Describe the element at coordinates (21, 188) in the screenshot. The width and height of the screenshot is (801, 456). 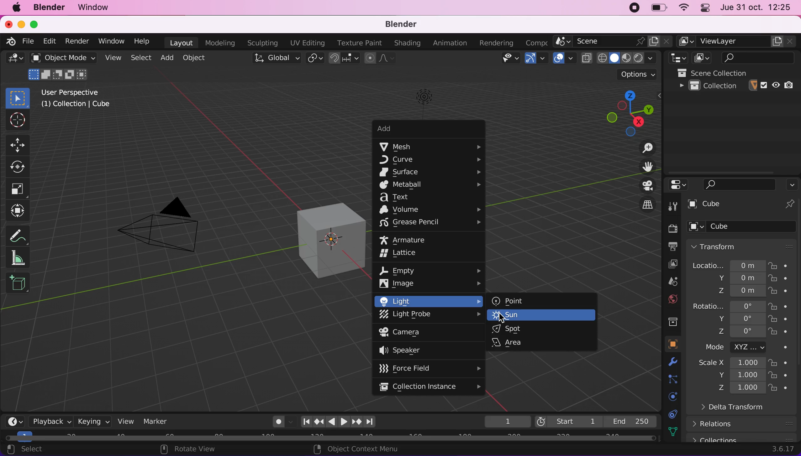
I see `scale` at that location.